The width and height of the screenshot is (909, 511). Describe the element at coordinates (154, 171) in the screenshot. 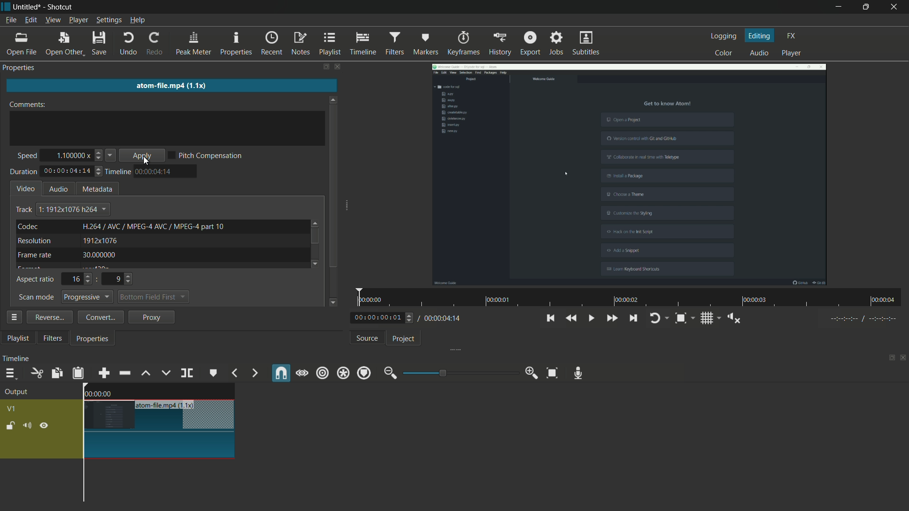

I see `time` at that location.